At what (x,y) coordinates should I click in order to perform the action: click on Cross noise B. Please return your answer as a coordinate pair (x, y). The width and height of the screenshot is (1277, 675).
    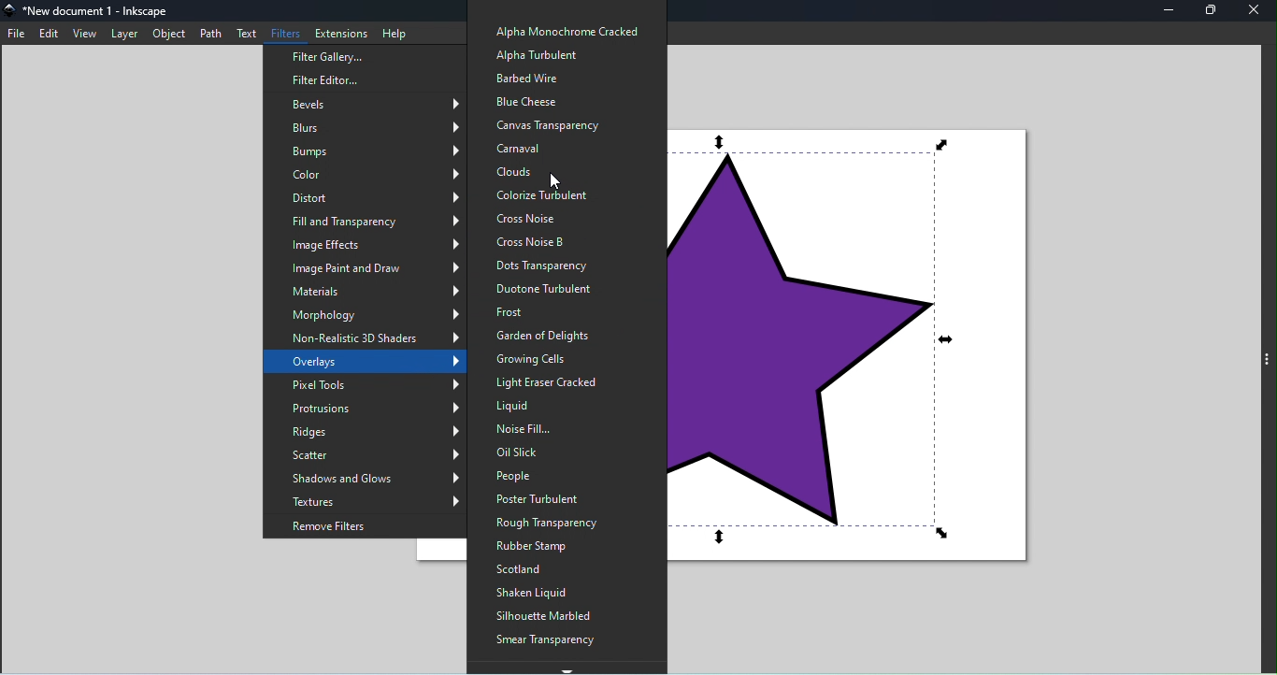
    Looking at the image, I should click on (561, 242).